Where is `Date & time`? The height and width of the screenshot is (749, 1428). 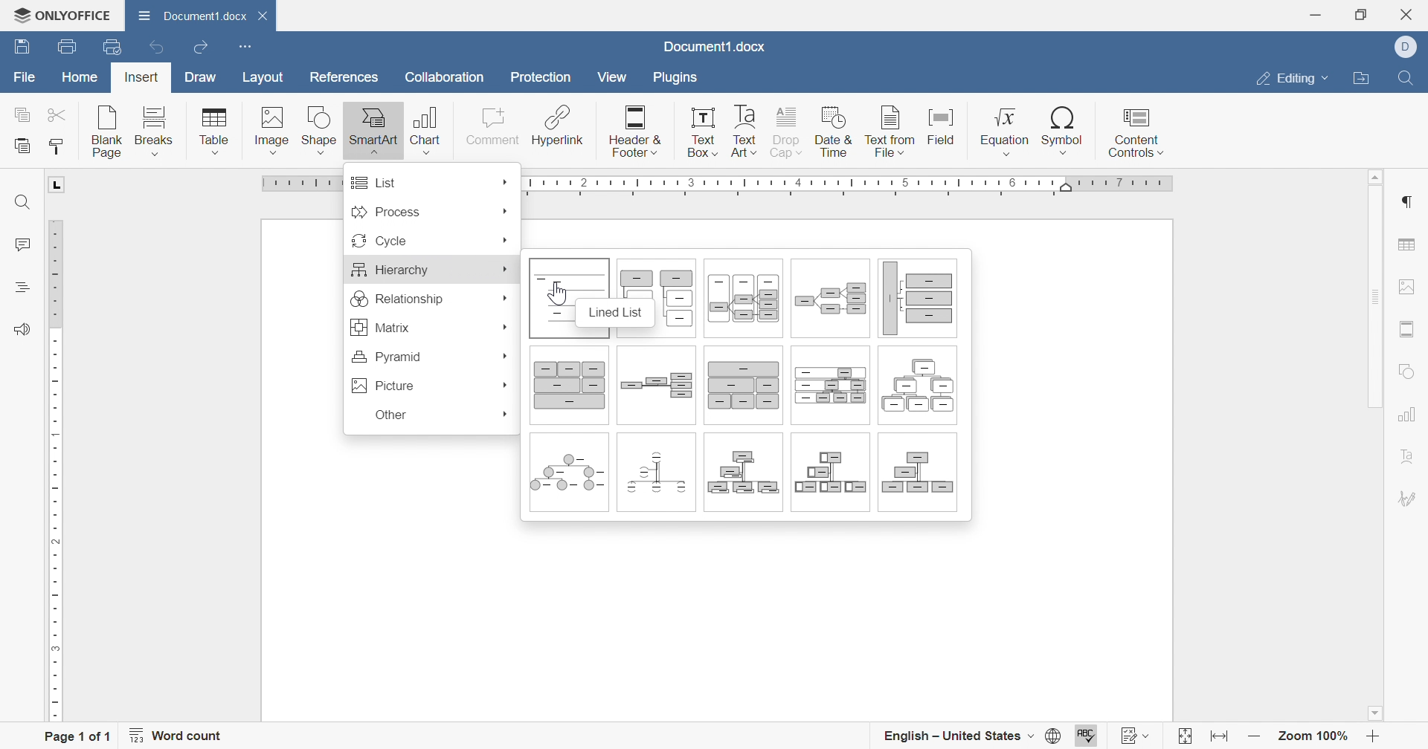
Date & time is located at coordinates (834, 133).